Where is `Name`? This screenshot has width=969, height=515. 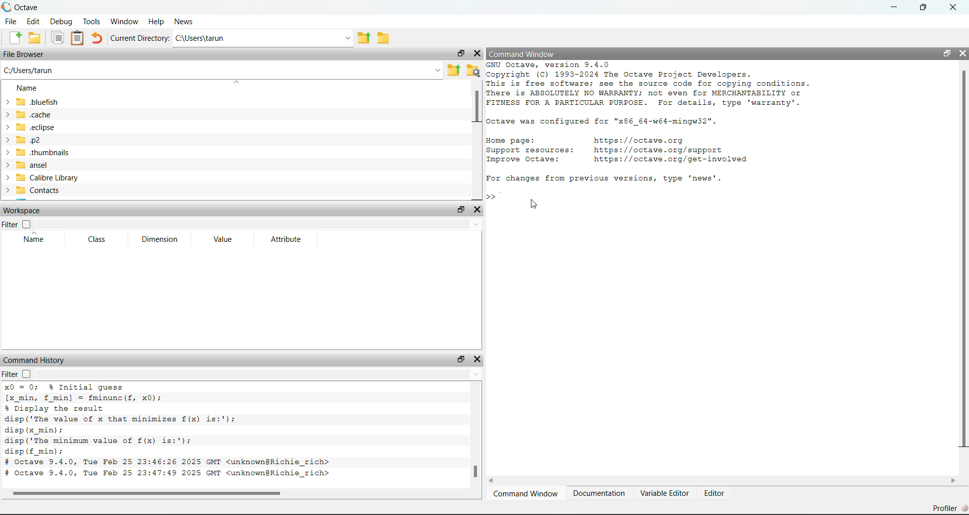
Name is located at coordinates (29, 87).